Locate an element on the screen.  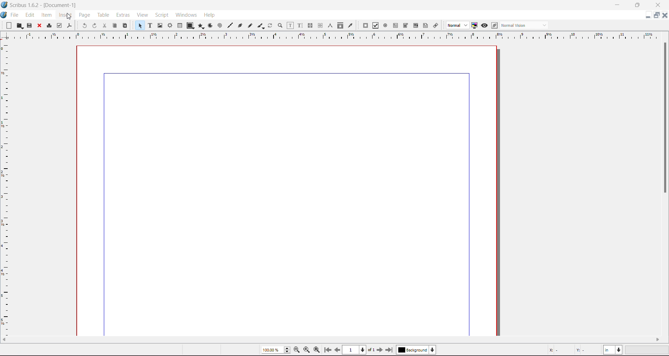
Edit Text with Story Editor is located at coordinates (300, 25).